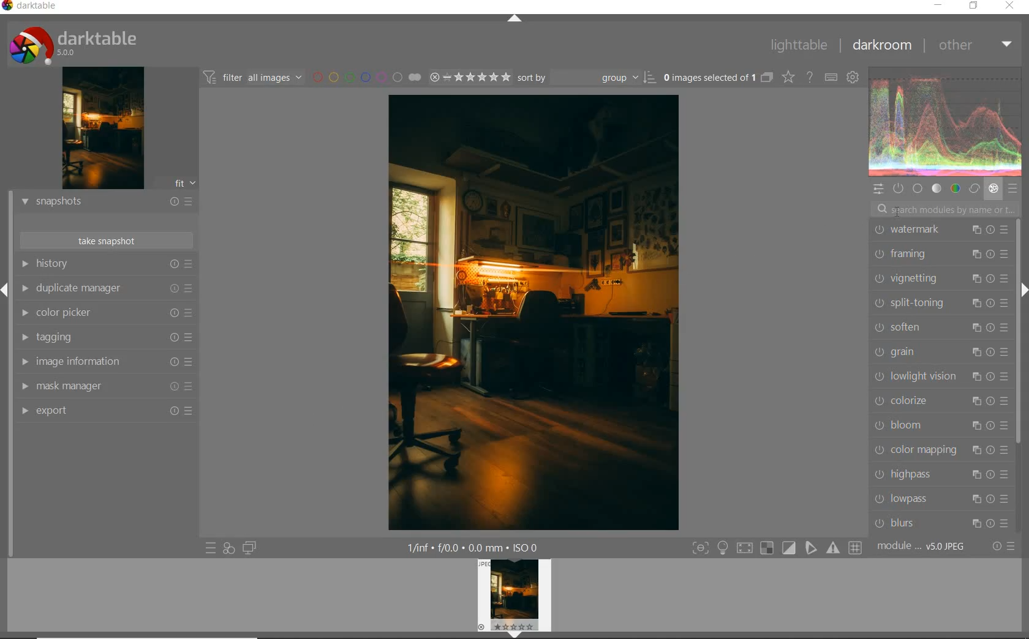  I want to click on filter images based on their modules, so click(252, 77).